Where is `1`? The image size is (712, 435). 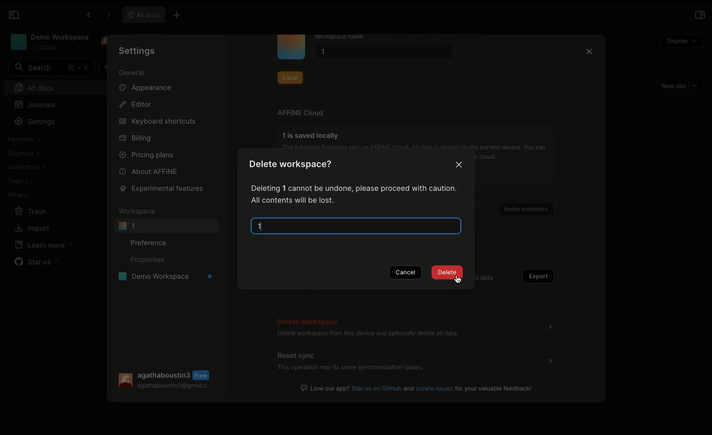
1 is located at coordinates (166, 226).